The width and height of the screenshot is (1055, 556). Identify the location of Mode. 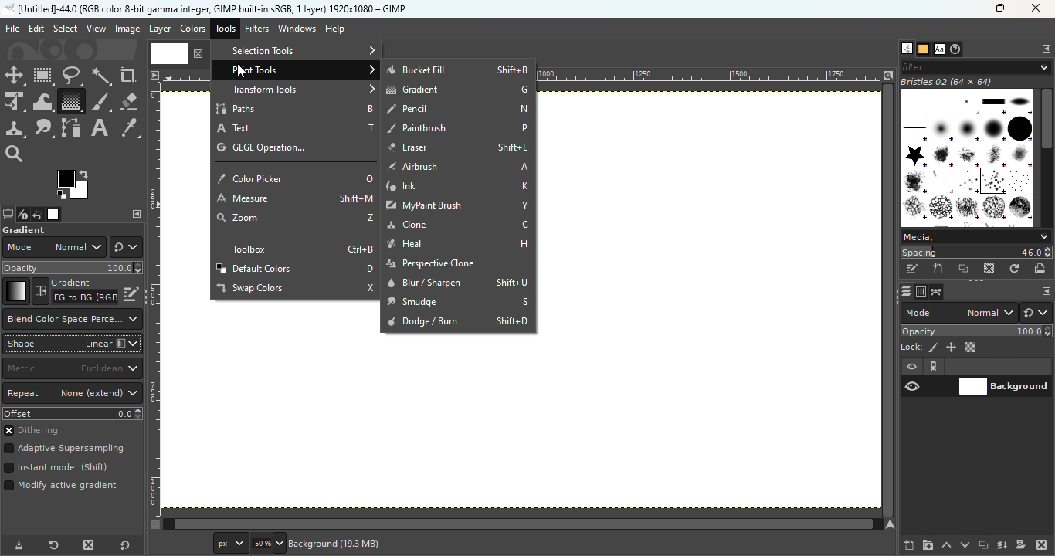
(959, 313).